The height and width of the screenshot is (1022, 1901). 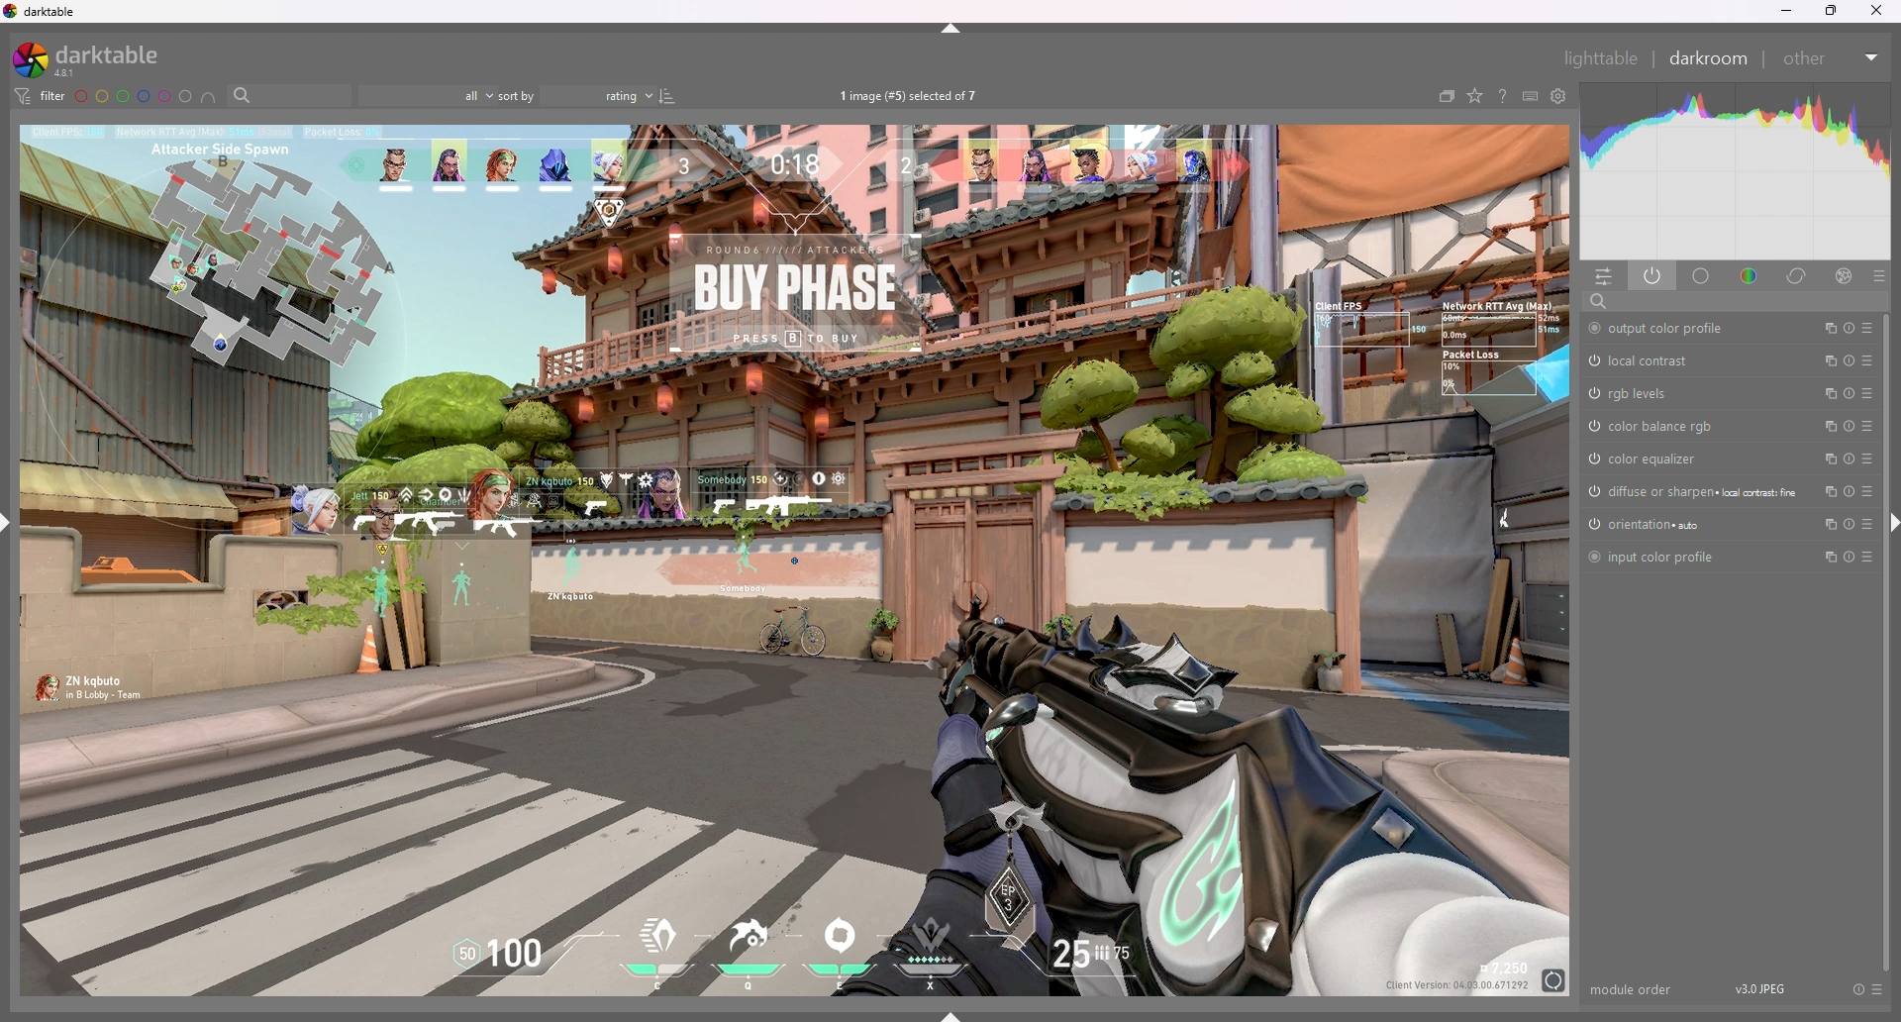 I want to click on multiple instances actions, so click(x=1828, y=557).